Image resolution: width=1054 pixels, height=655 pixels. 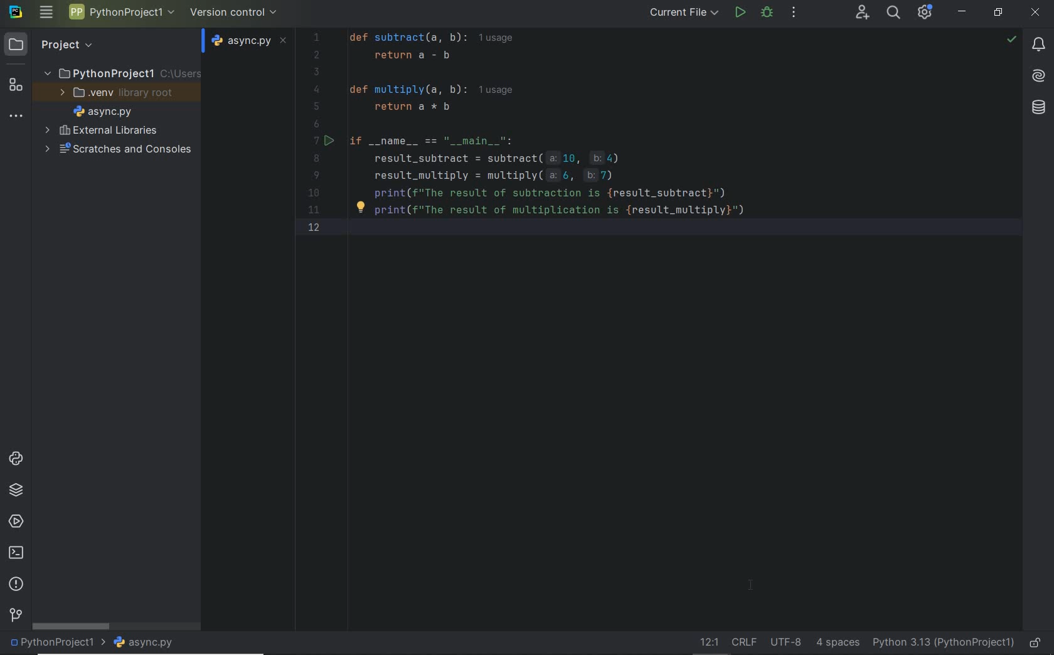 What do you see at coordinates (684, 13) in the screenshot?
I see `current file` at bounding box center [684, 13].